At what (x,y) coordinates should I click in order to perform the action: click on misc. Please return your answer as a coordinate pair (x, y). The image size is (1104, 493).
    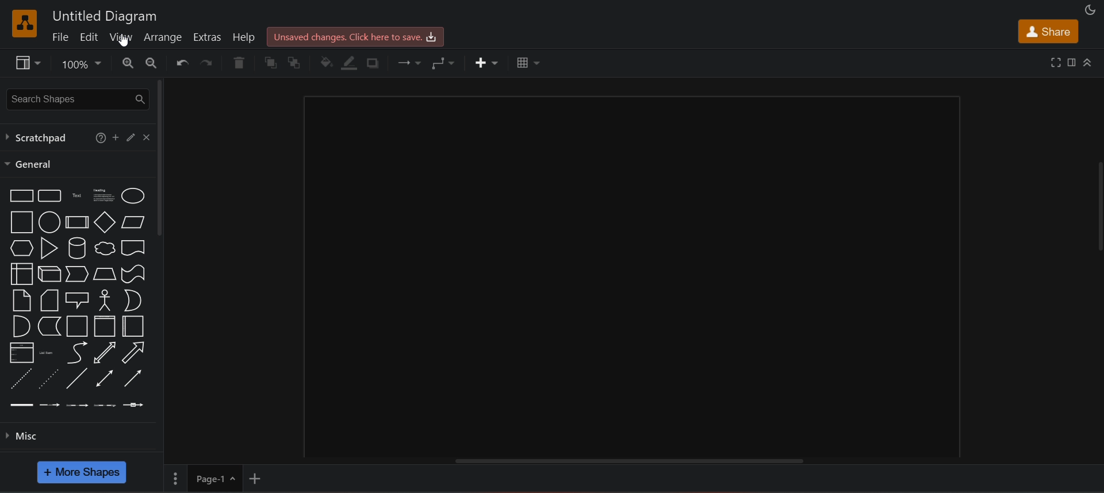
    Looking at the image, I should click on (83, 440).